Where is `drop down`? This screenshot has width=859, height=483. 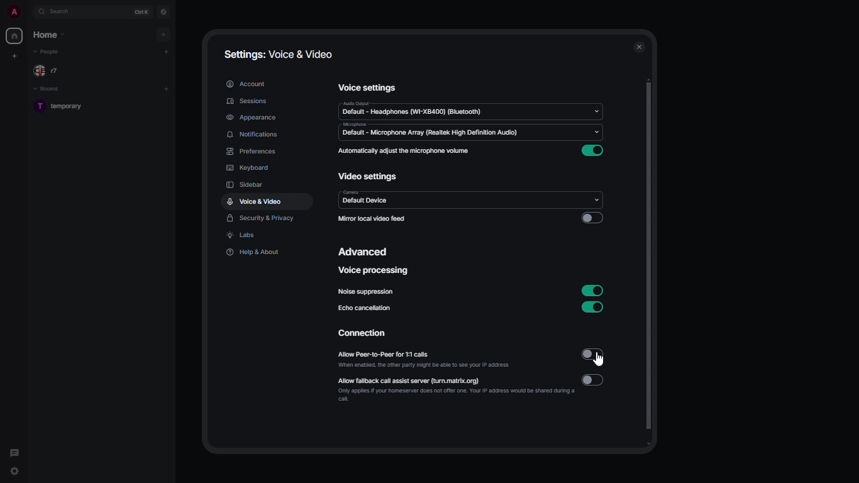 drop down is located at coordinates (594, 198).